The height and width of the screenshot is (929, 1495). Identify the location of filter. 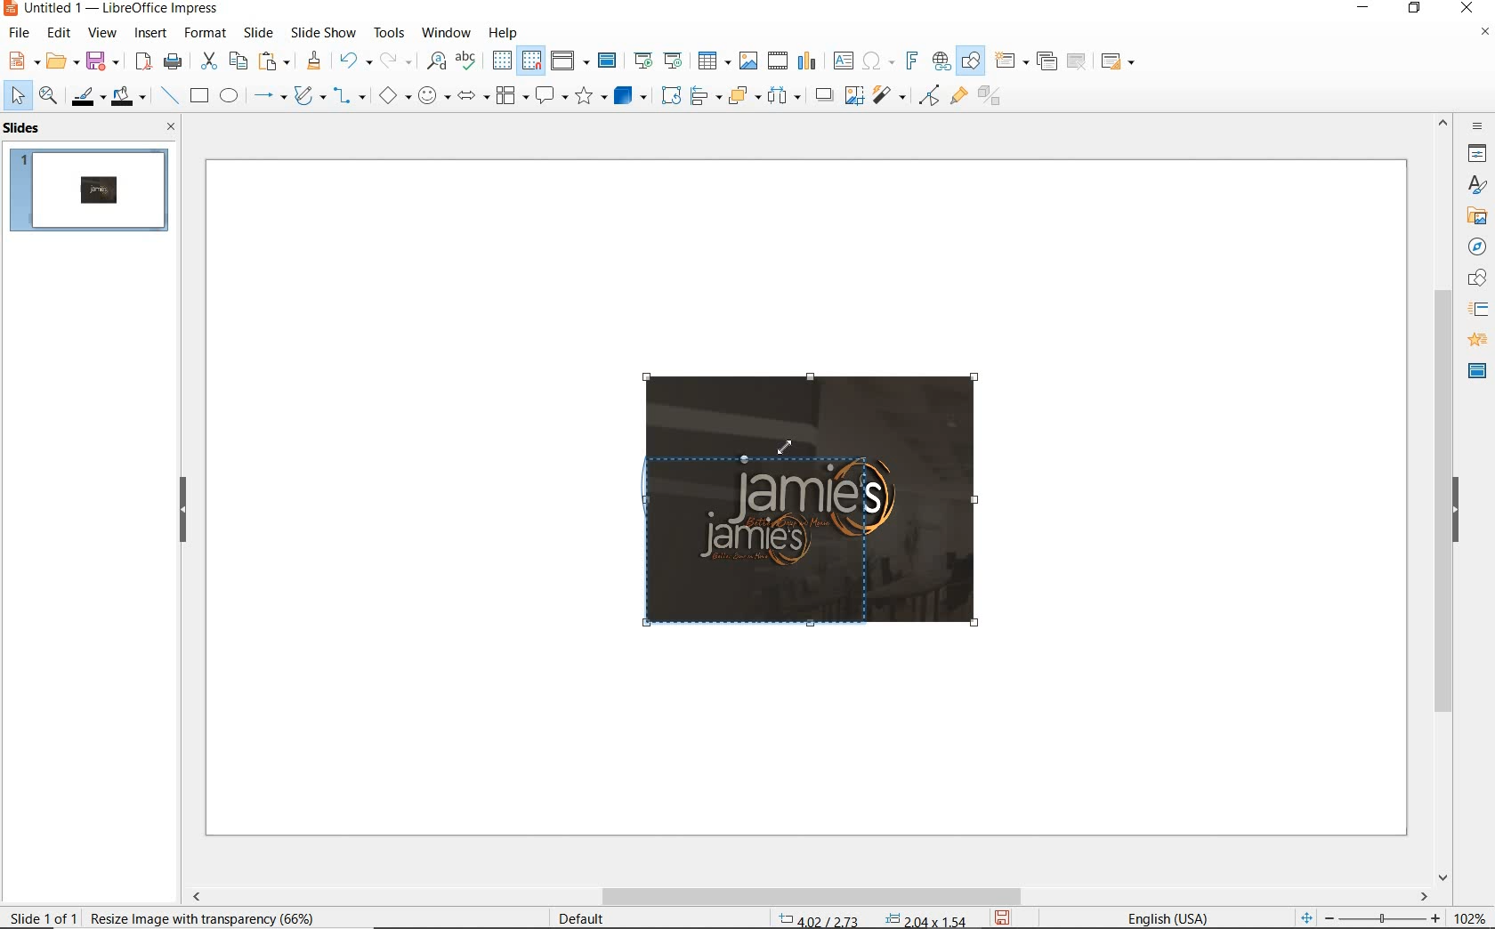
(891, 93).